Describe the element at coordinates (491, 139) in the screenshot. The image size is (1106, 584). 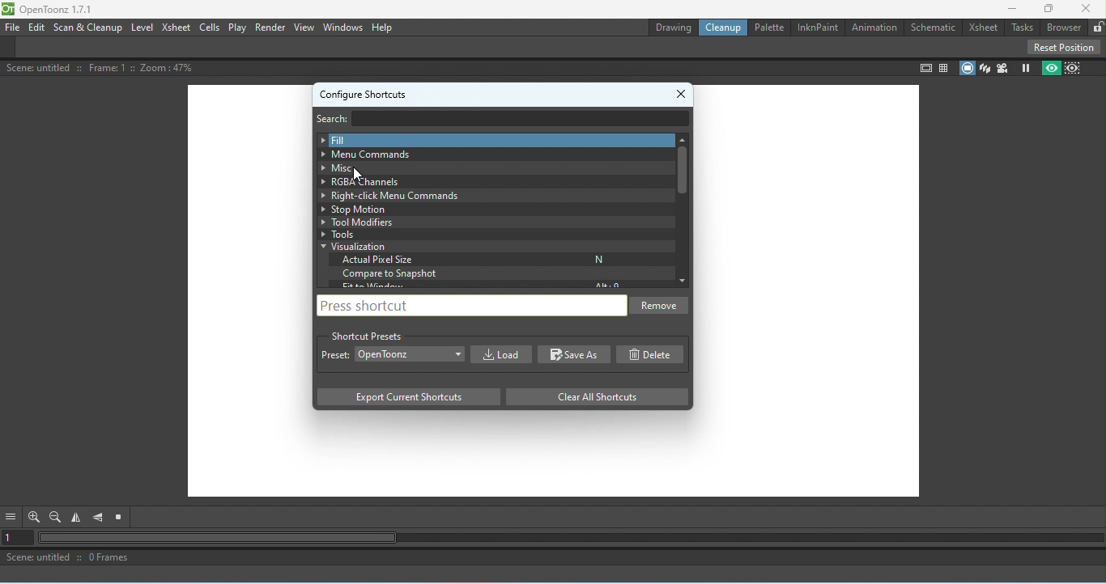
I see `Fill` at that location.